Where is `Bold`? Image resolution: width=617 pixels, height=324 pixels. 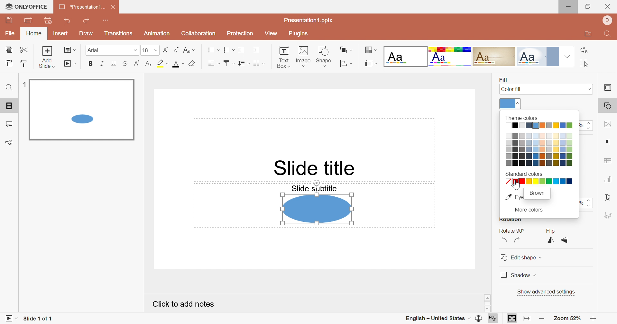 Bold is located at coordinates (91, 64).